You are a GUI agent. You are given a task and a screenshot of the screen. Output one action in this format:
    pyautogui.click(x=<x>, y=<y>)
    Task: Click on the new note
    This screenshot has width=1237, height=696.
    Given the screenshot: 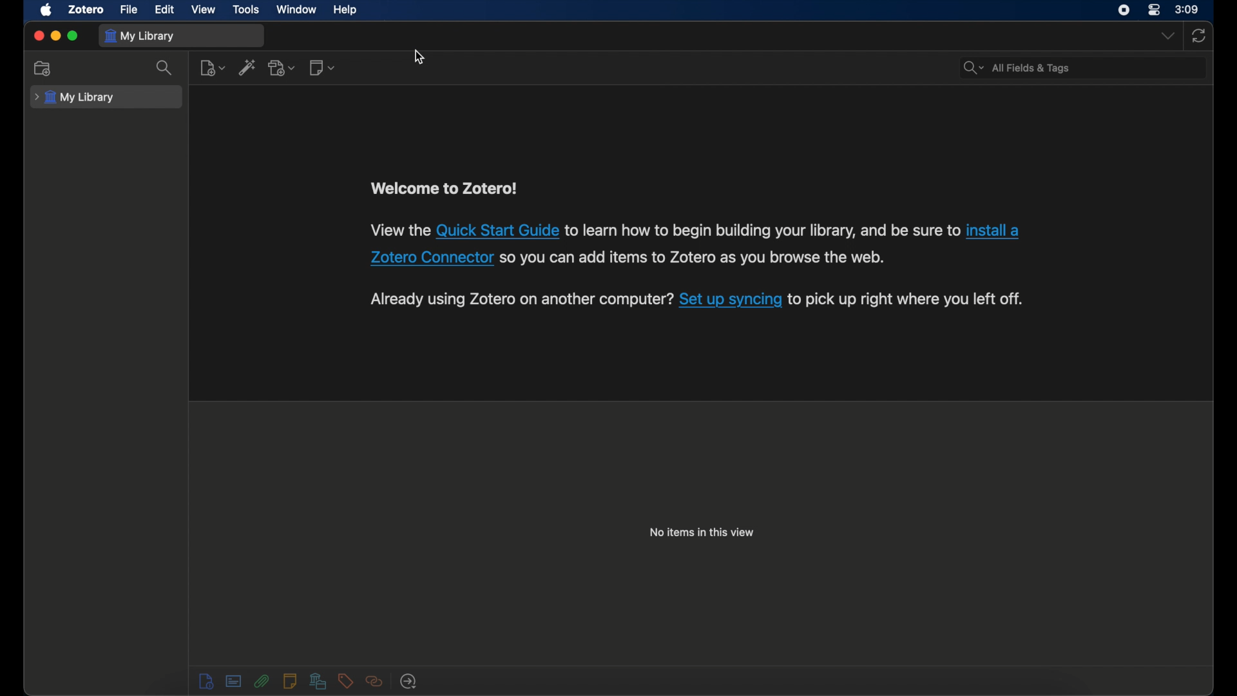 What is the action you would take?
    pyautogui.click(x=321, y=67)
    